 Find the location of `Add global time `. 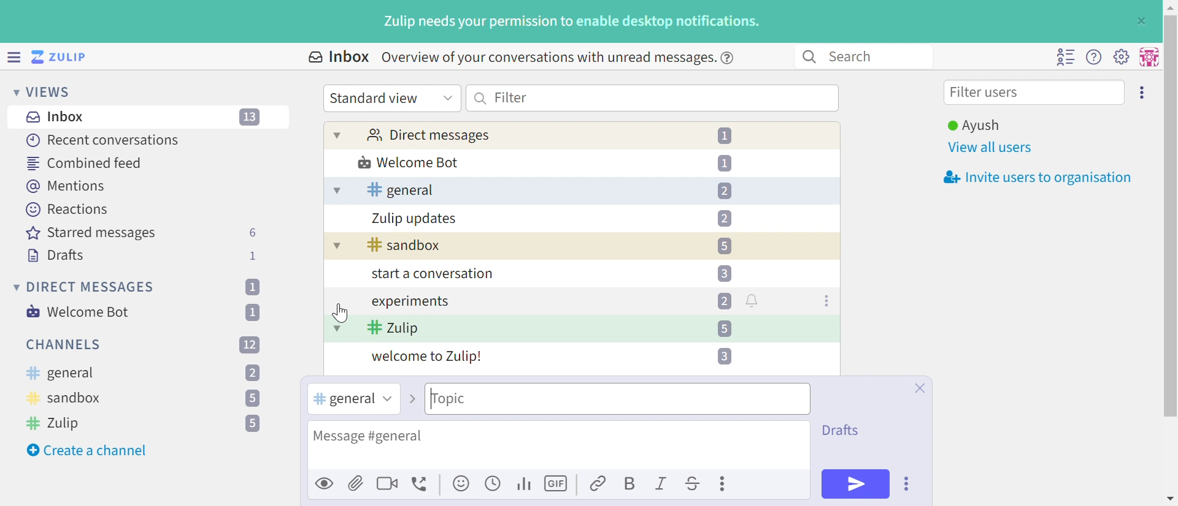

Add global time  is located at coordinates (495, 483).